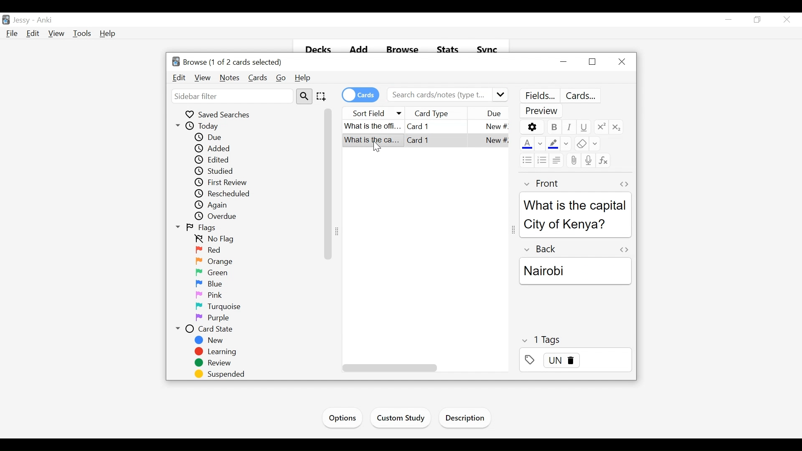  I want to click on Turquoise, so click(222, 307).